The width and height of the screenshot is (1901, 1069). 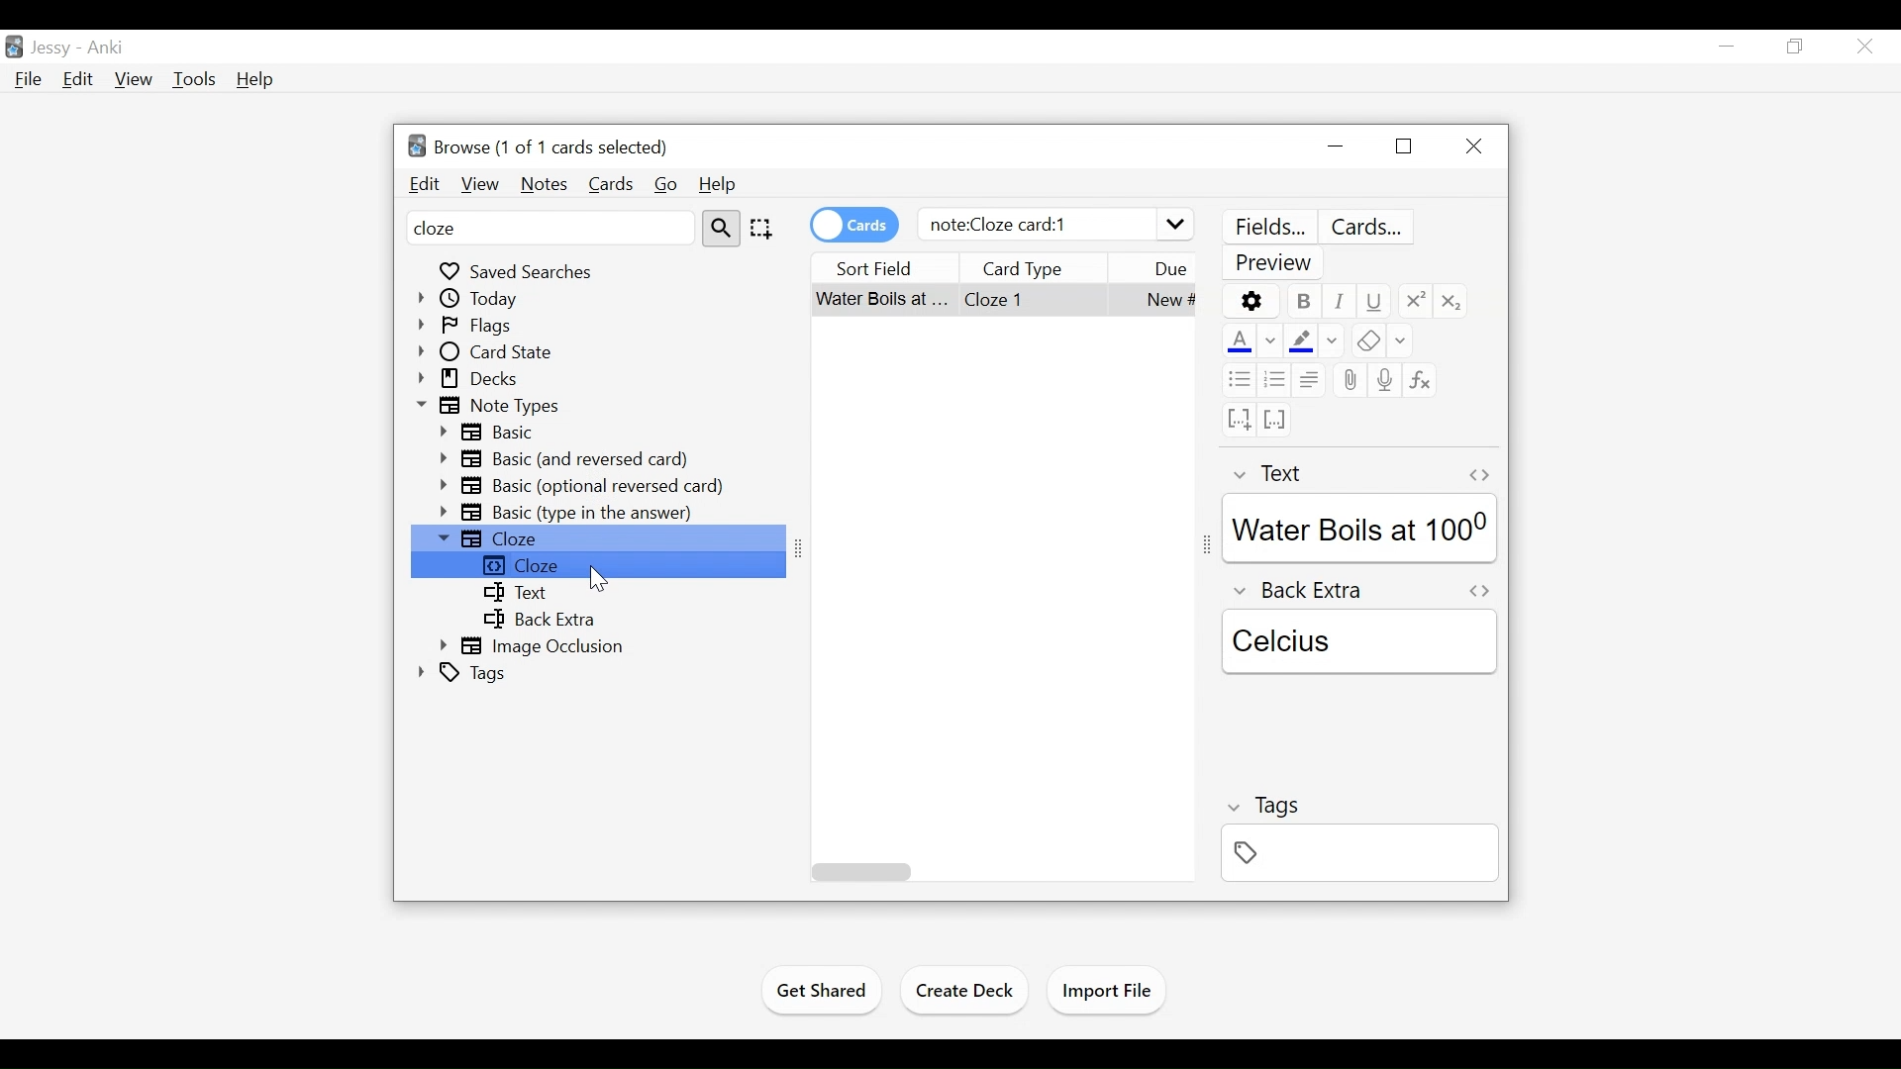 I want to click on Italics, so click(x=1341, y=302).